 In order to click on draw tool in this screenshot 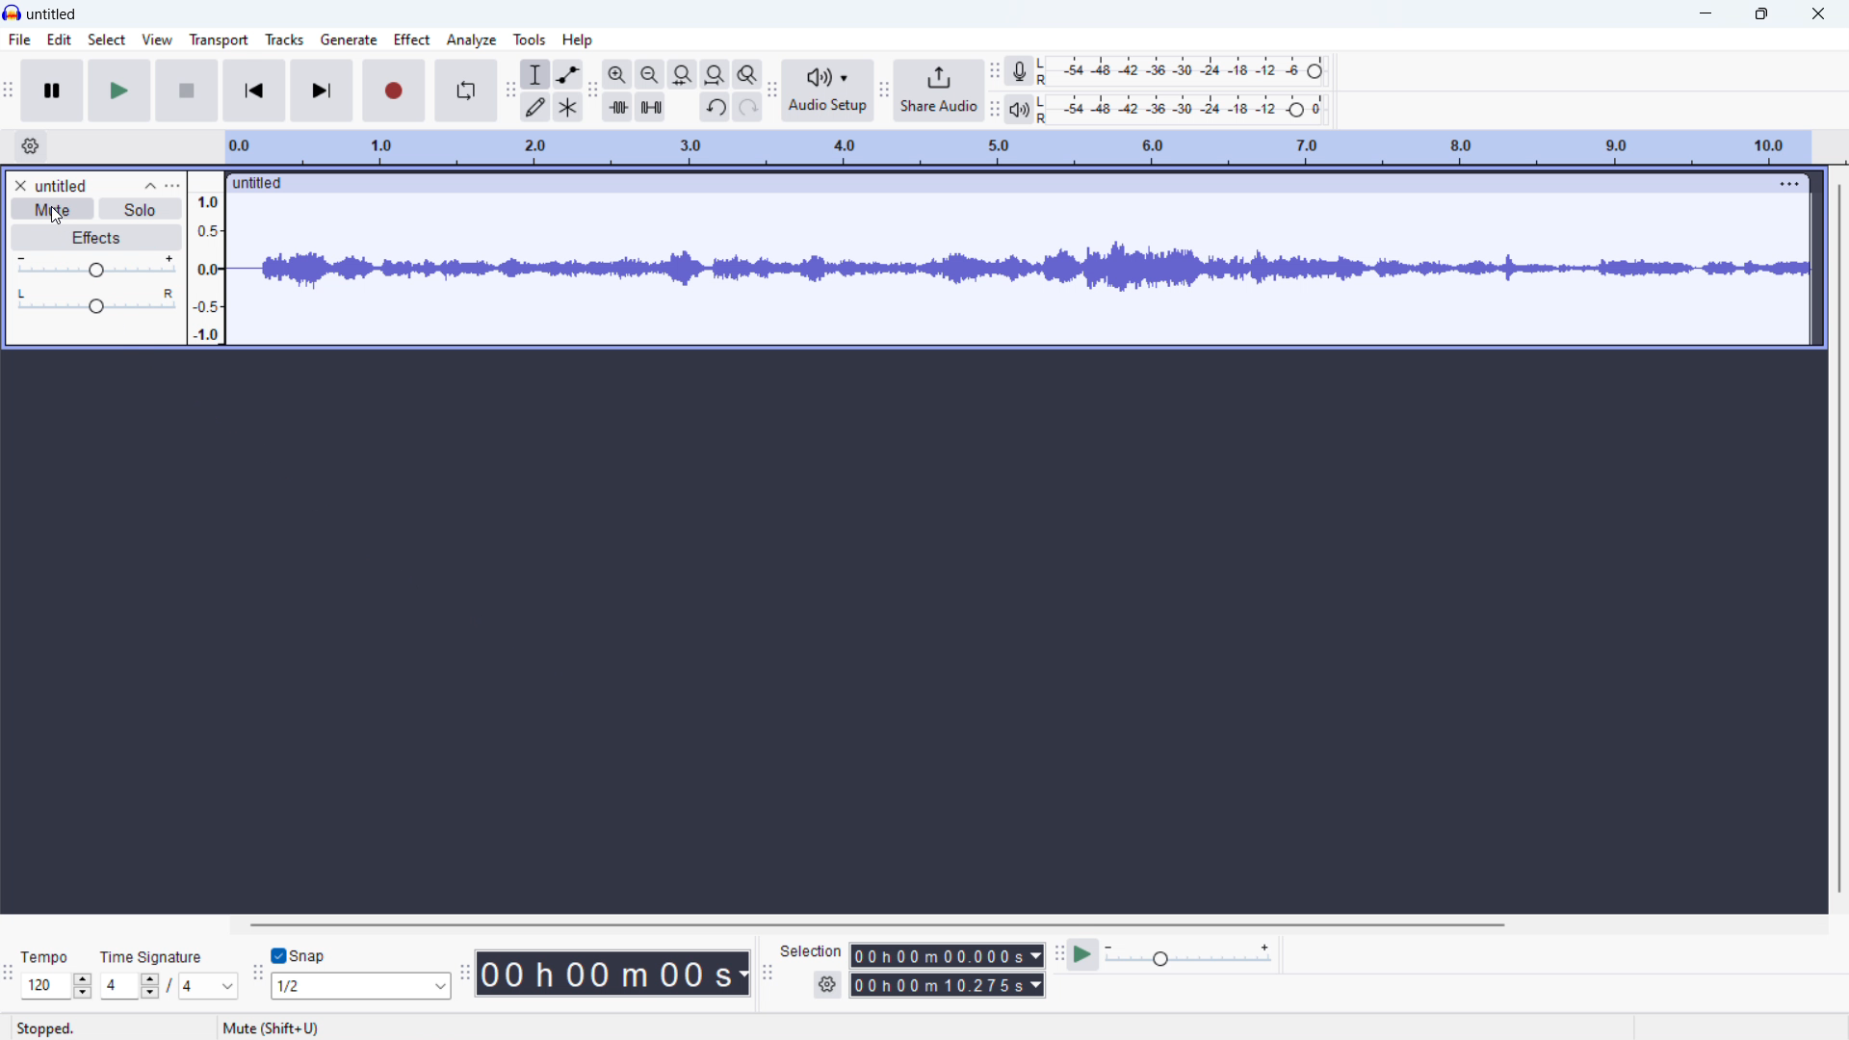, I will do `click(535, 108)`.